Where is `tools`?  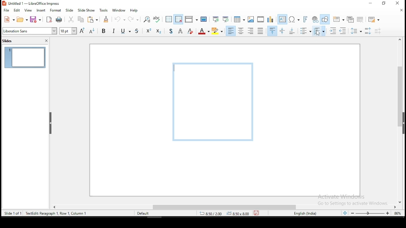
tools is located at coordinates (102, 10).